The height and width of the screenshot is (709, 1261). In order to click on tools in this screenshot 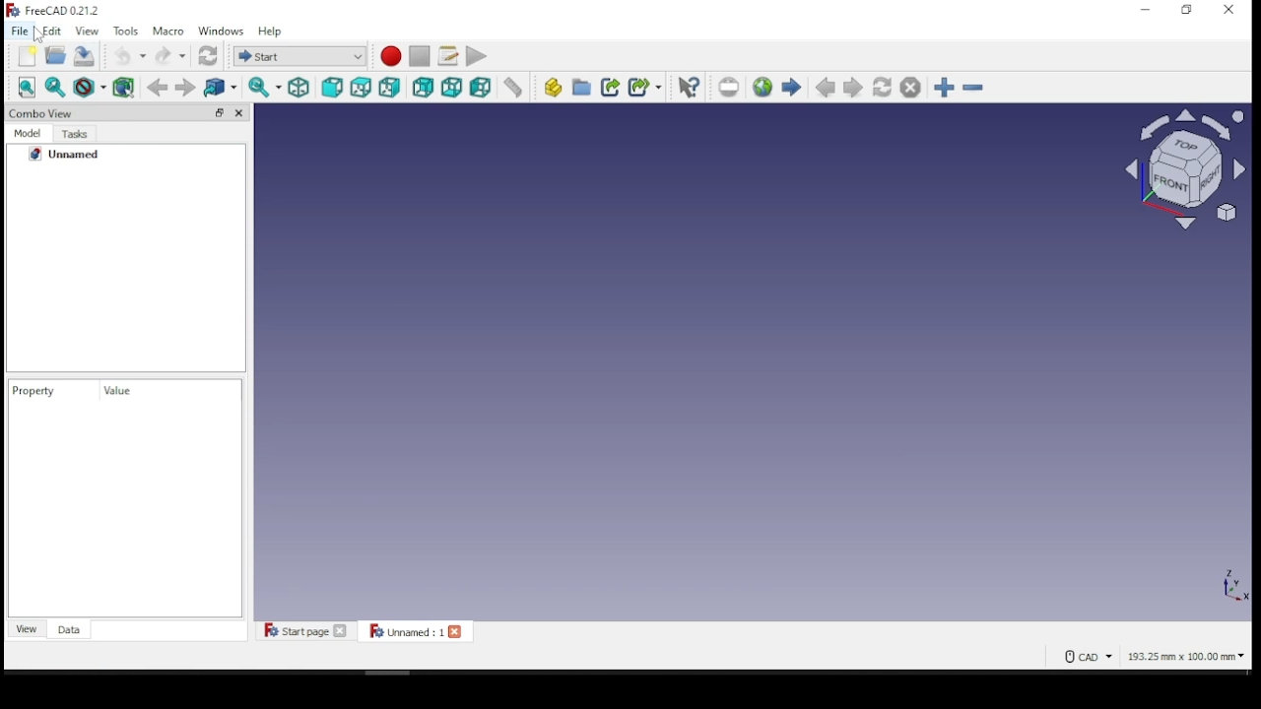, I will do `click(124, 31)`.